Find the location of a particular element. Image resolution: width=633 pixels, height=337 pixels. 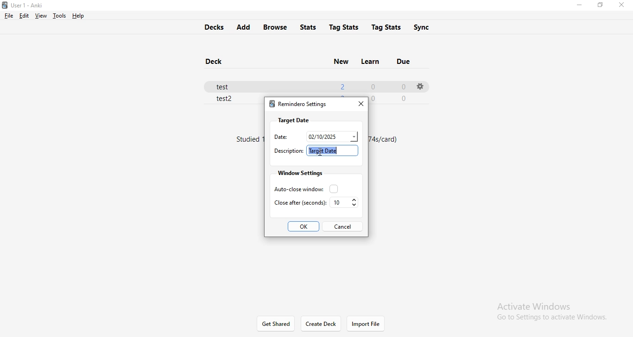

learn is located at coordinates (369, 60).